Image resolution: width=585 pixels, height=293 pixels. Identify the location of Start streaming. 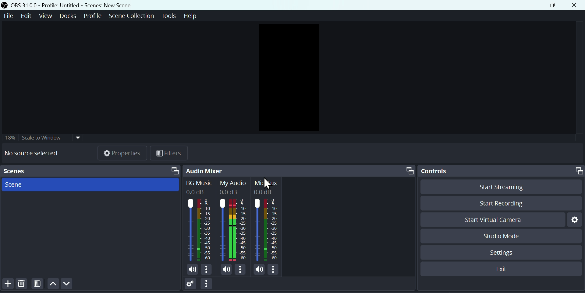
(497, 188).